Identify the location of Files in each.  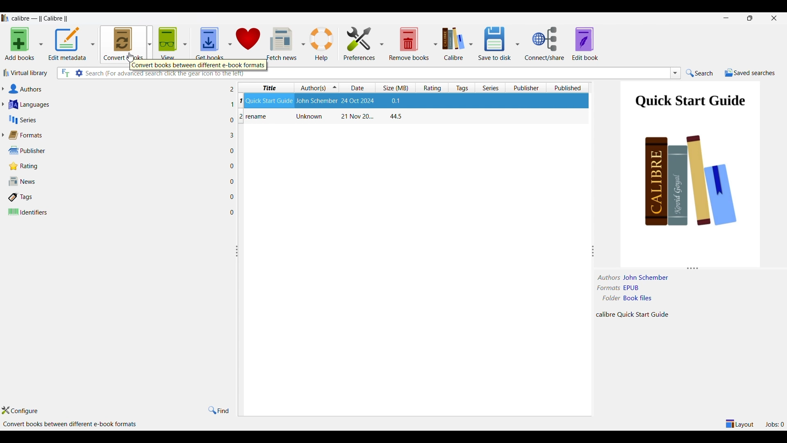
(233, 150).